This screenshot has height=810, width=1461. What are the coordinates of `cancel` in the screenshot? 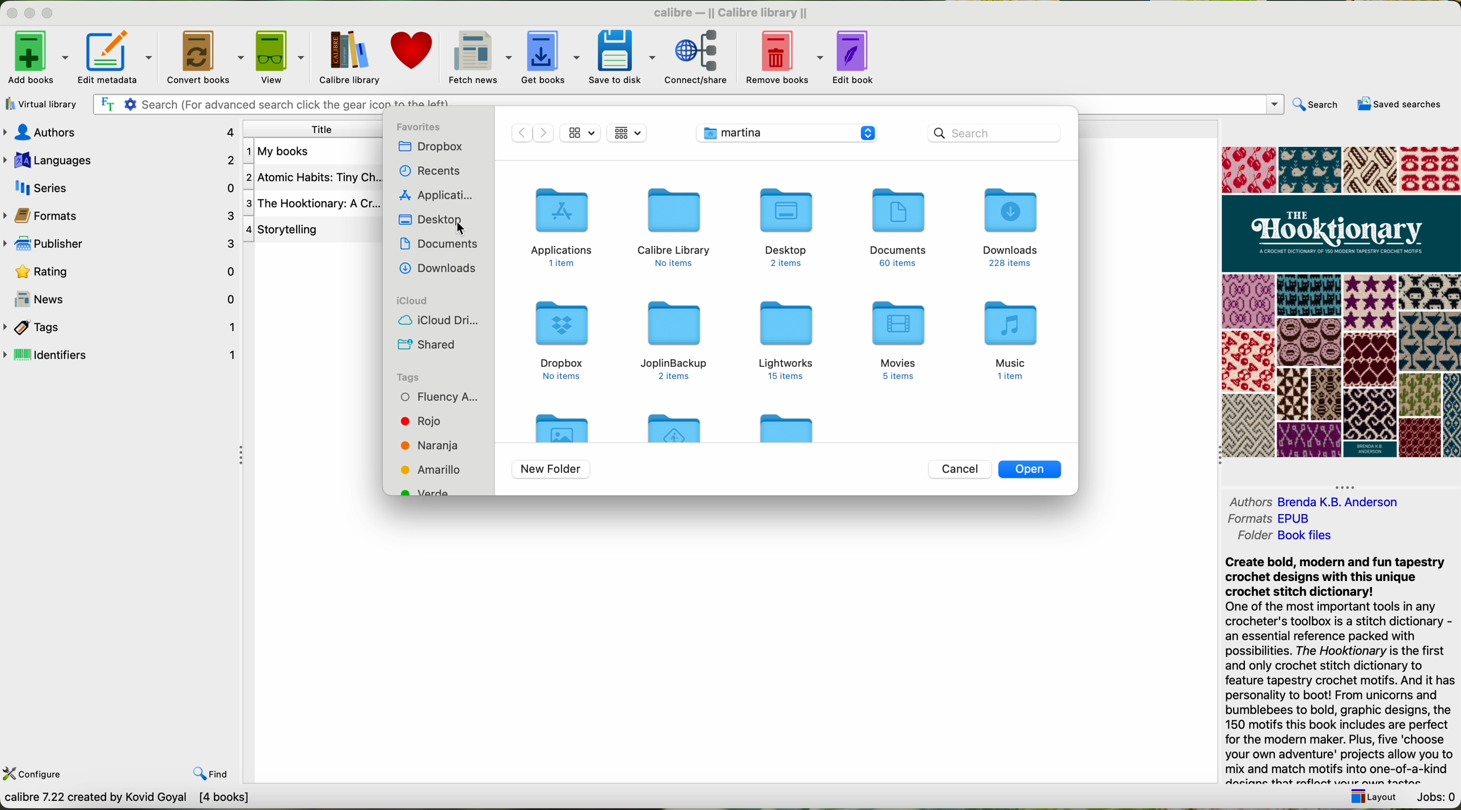 It's located at (961, 470).